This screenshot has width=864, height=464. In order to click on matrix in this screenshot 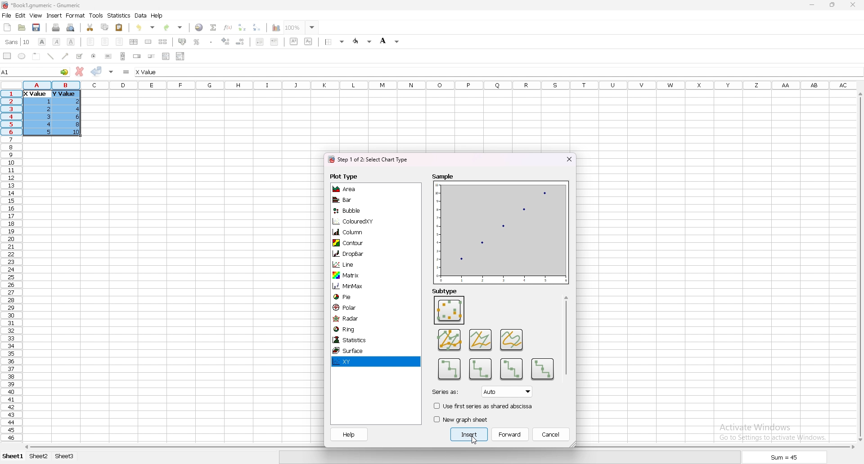, I will do `click(360, 275)`.